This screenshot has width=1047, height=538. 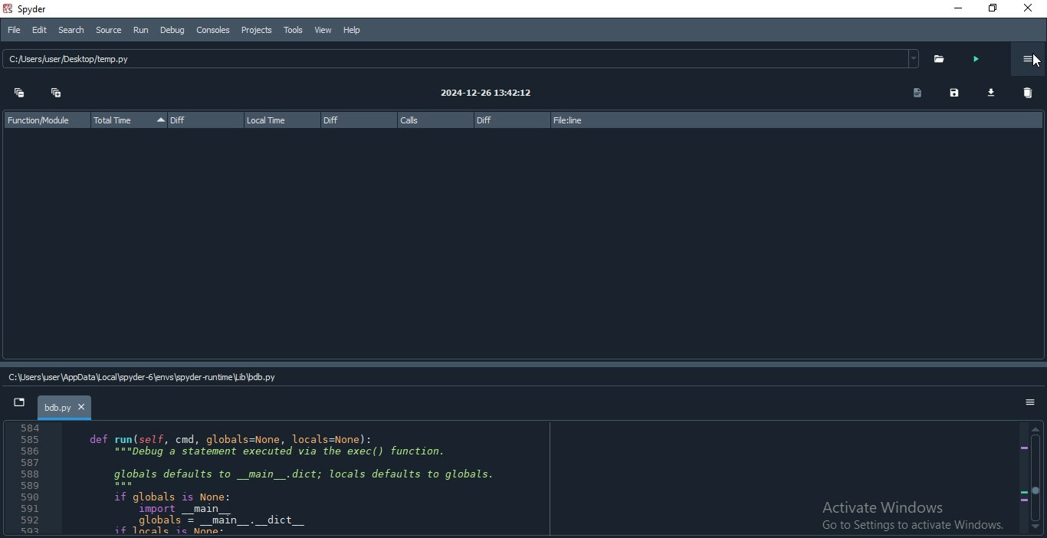 What do you see at coordinates (41, 119) in the screenshot?
I see `Function Module` at bounding box center [41, 119].